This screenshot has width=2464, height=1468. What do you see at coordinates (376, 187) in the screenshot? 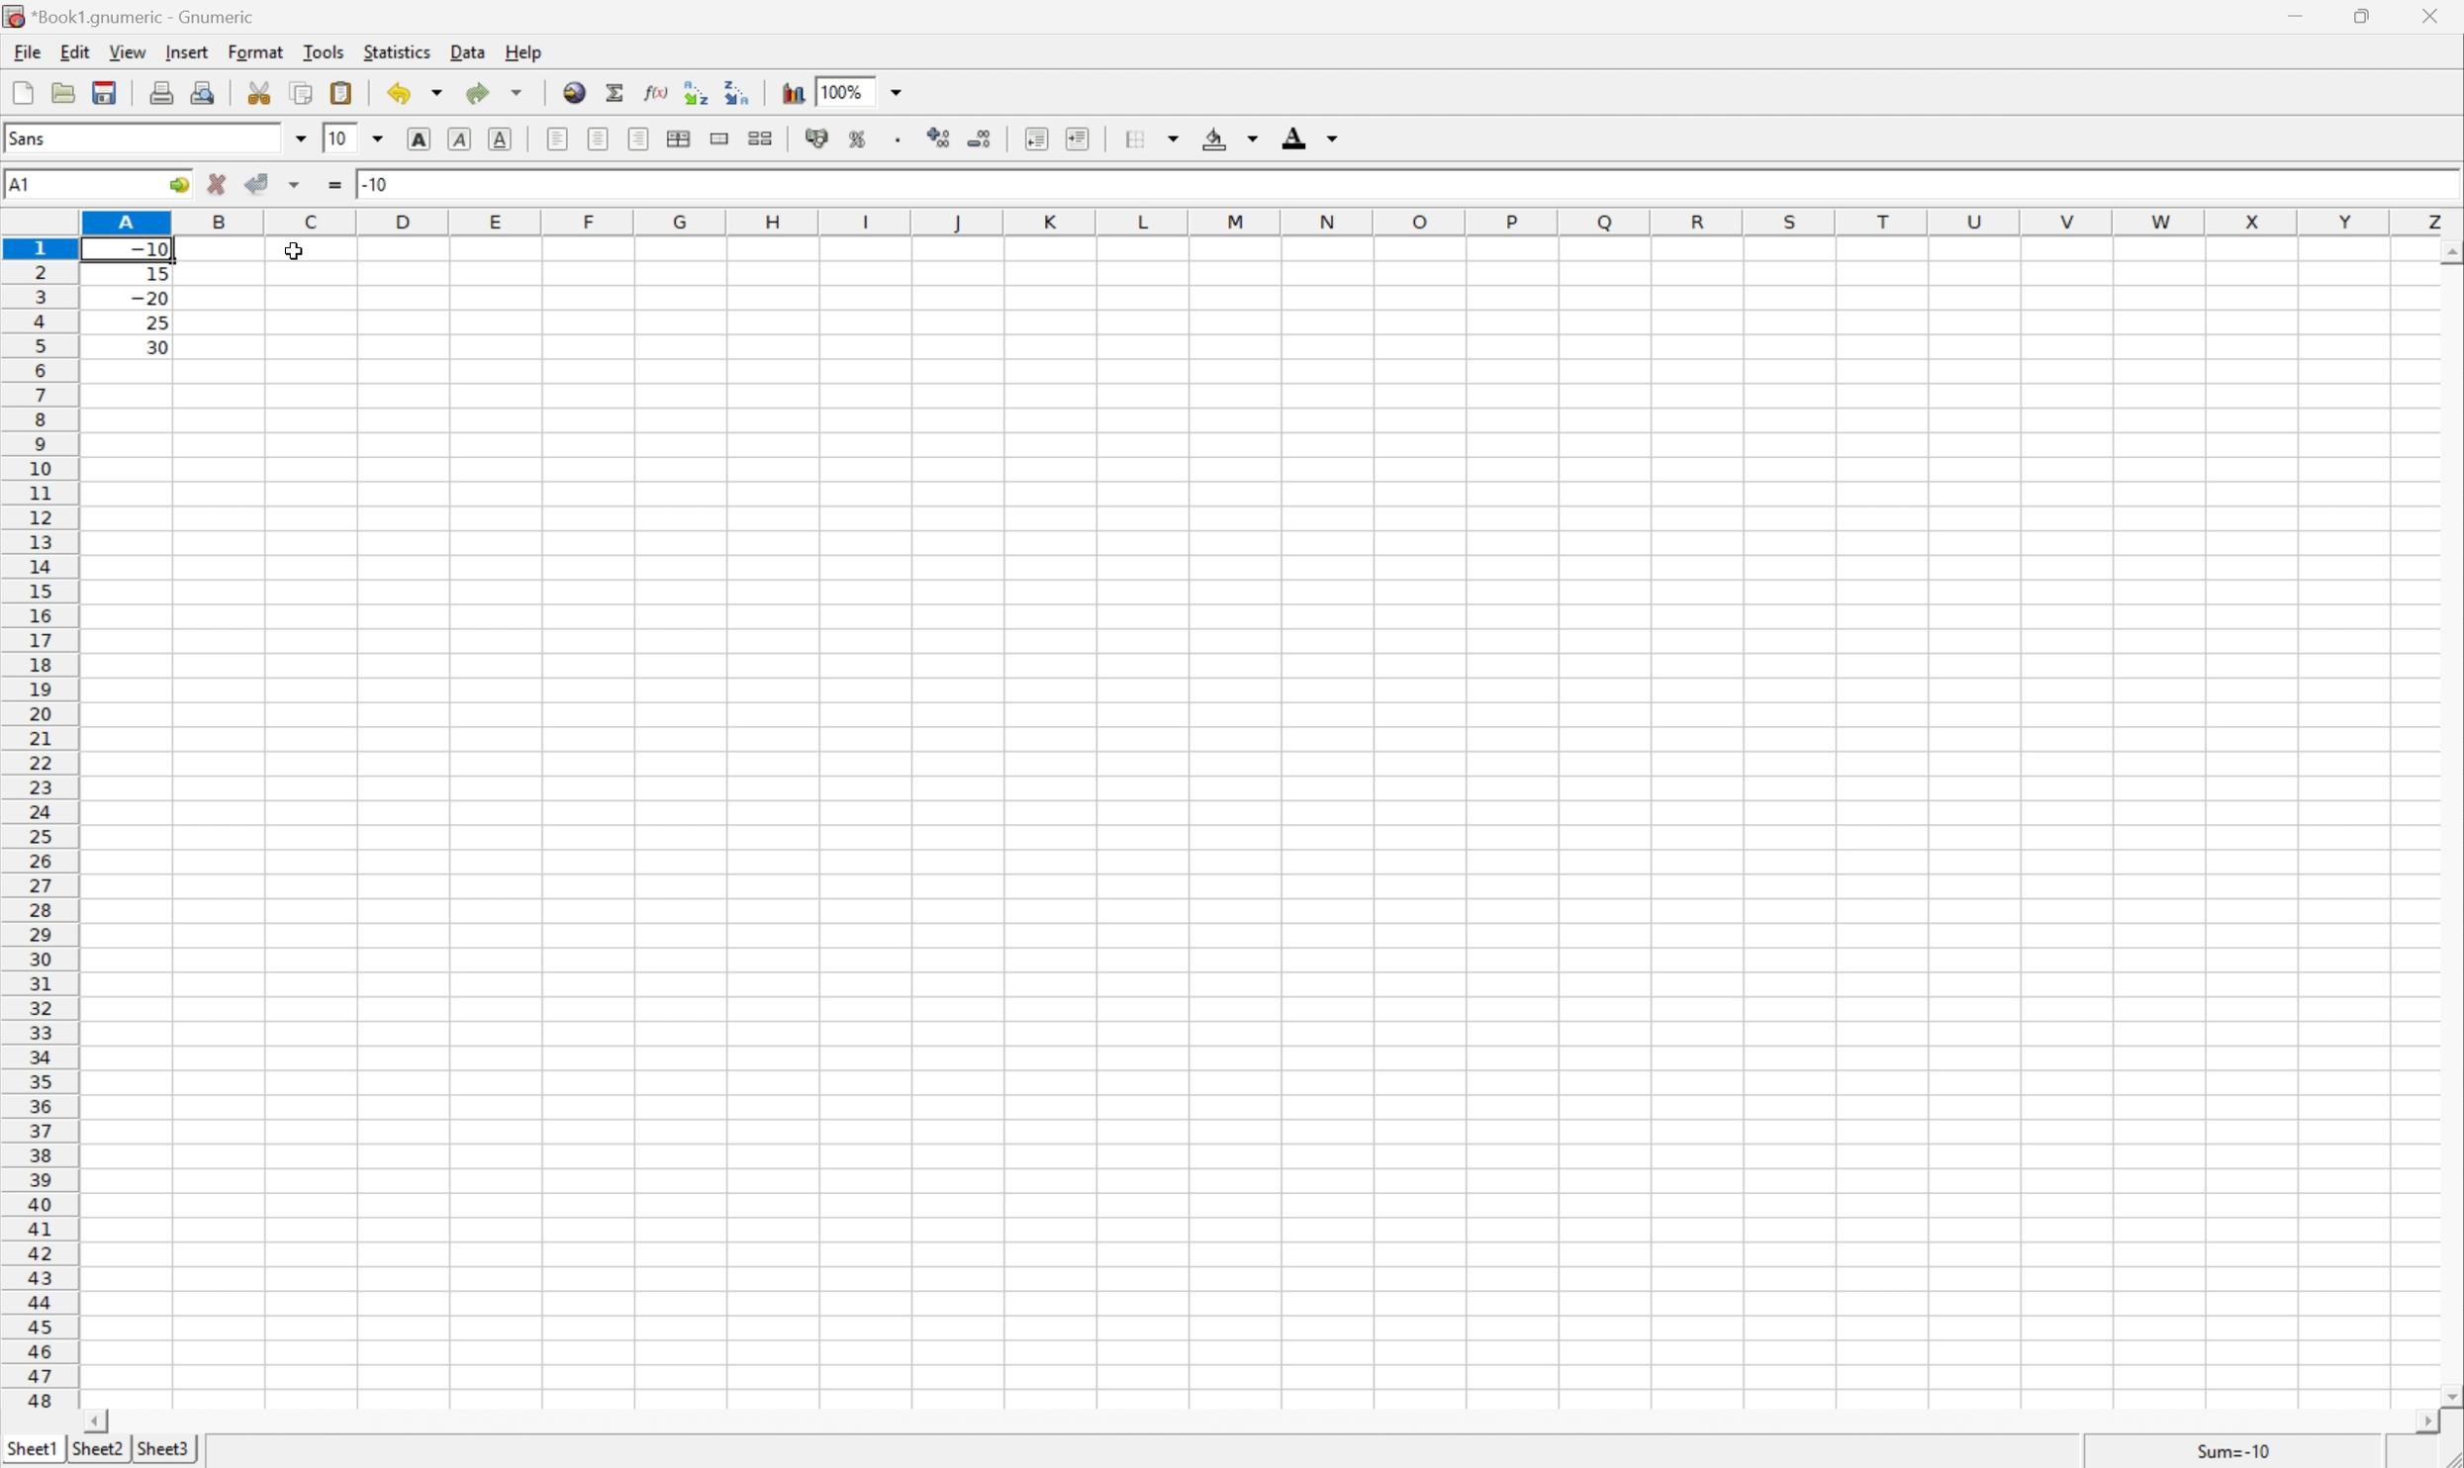
I see `-10` at bounding box center [376, 187].